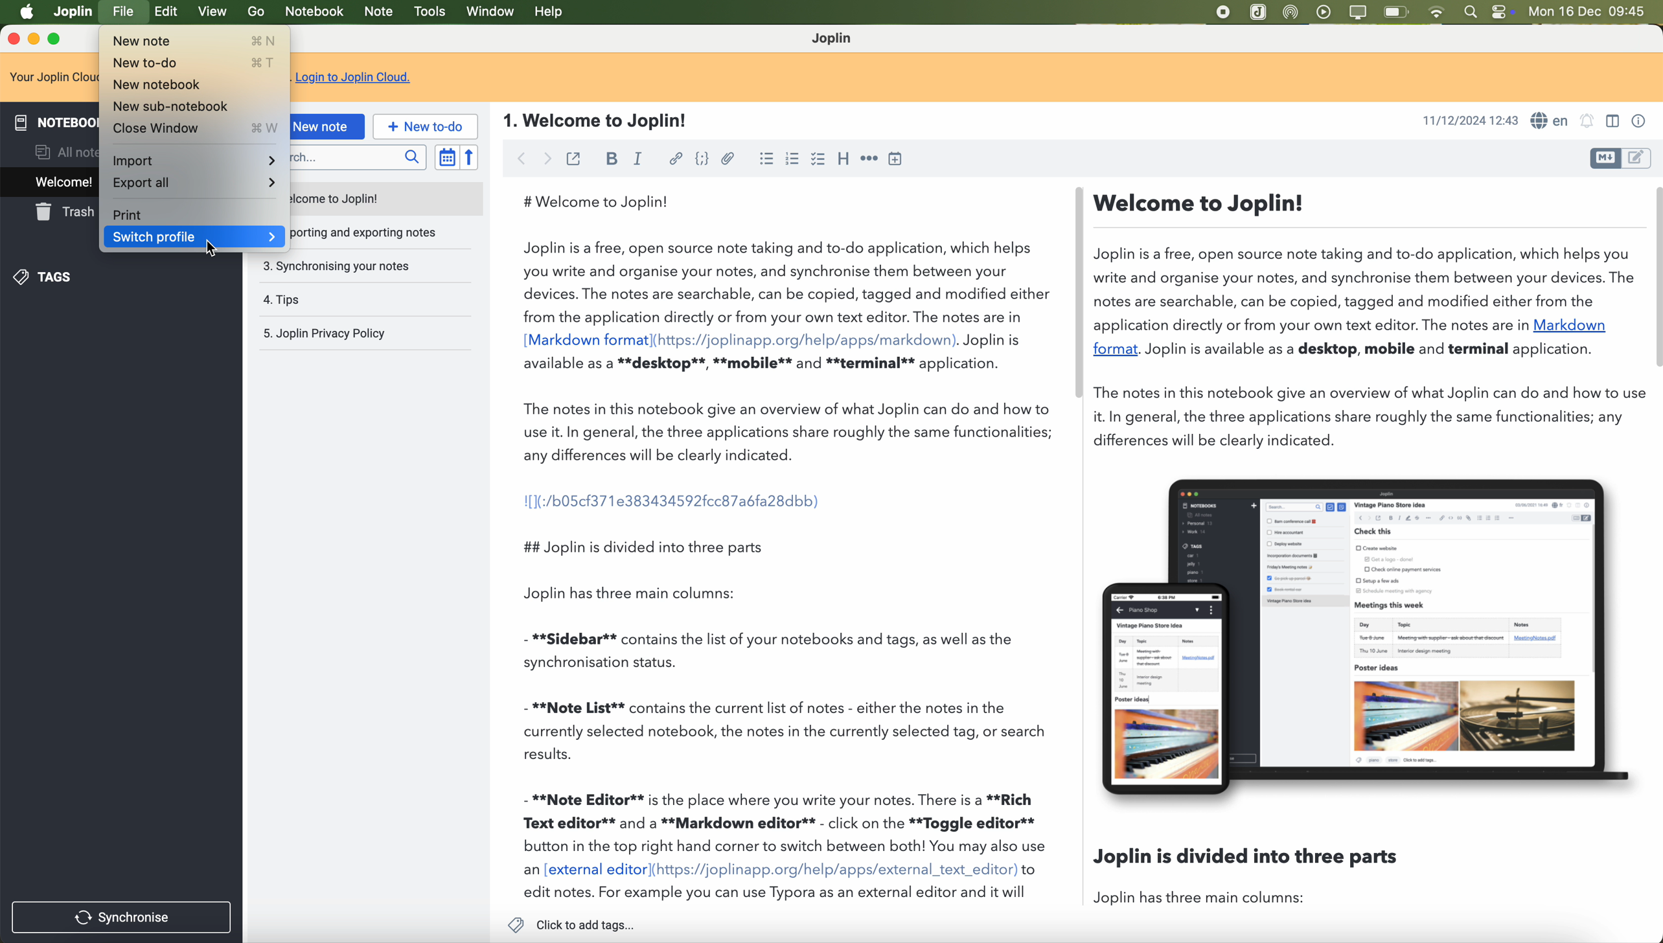  I want to click on I[1(:/b05cf371e383434592fcc87a6fa28dbb), so click(674, 499).